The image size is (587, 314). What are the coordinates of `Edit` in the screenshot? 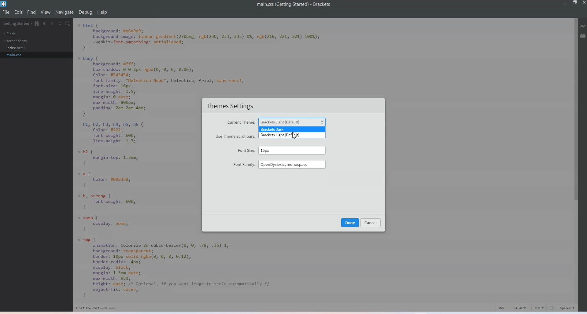 It's located at (19, 12).